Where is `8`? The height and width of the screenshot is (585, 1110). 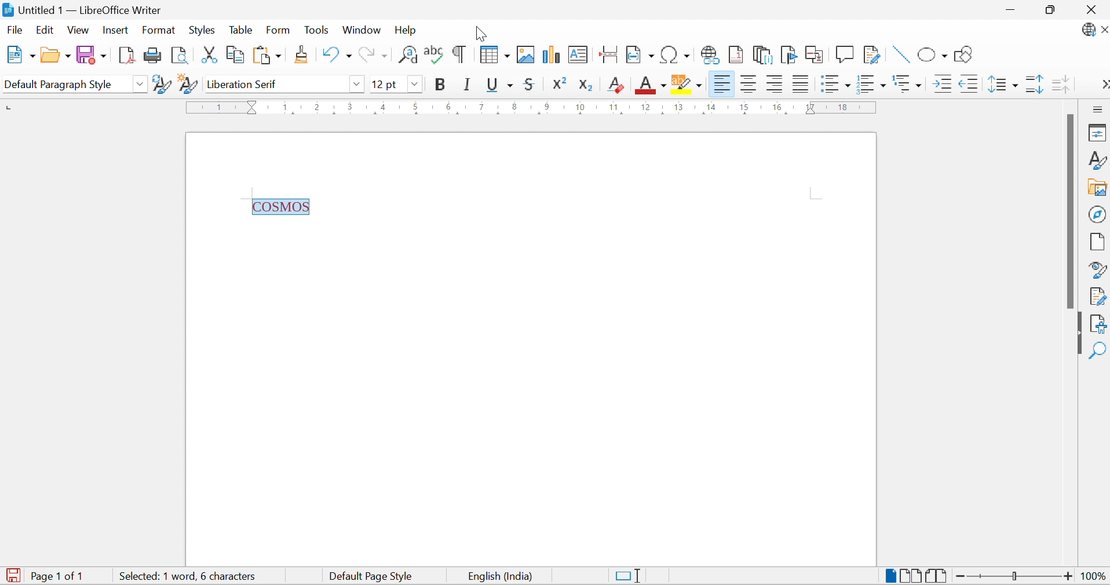
8 is located at coordinates (514, 108).